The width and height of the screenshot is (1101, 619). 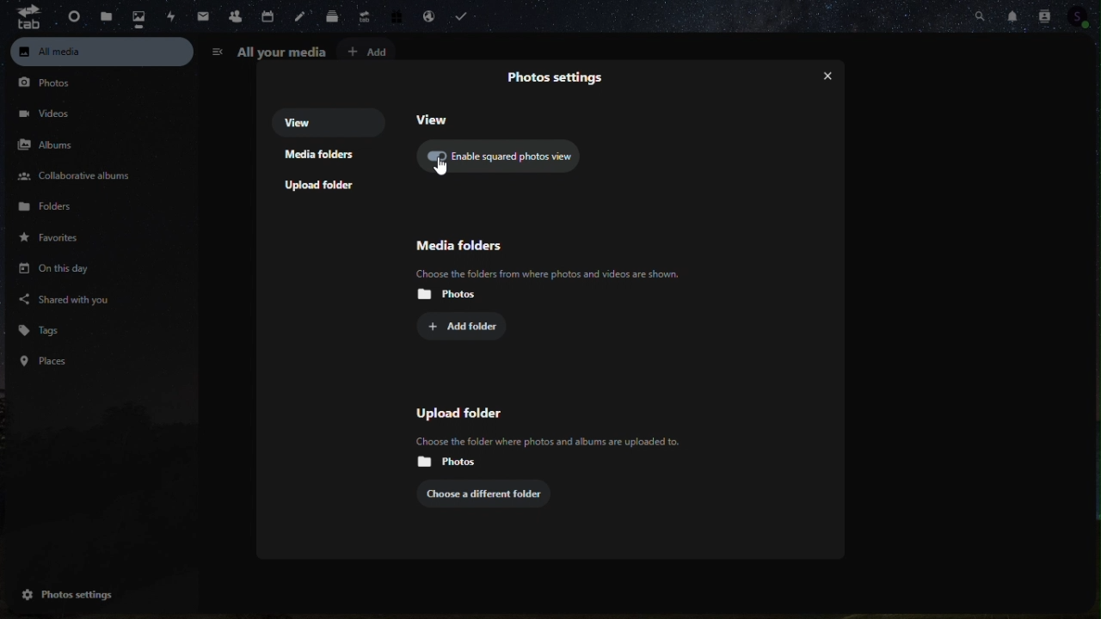 I want to click on Folders, so click(x=60, y=211).